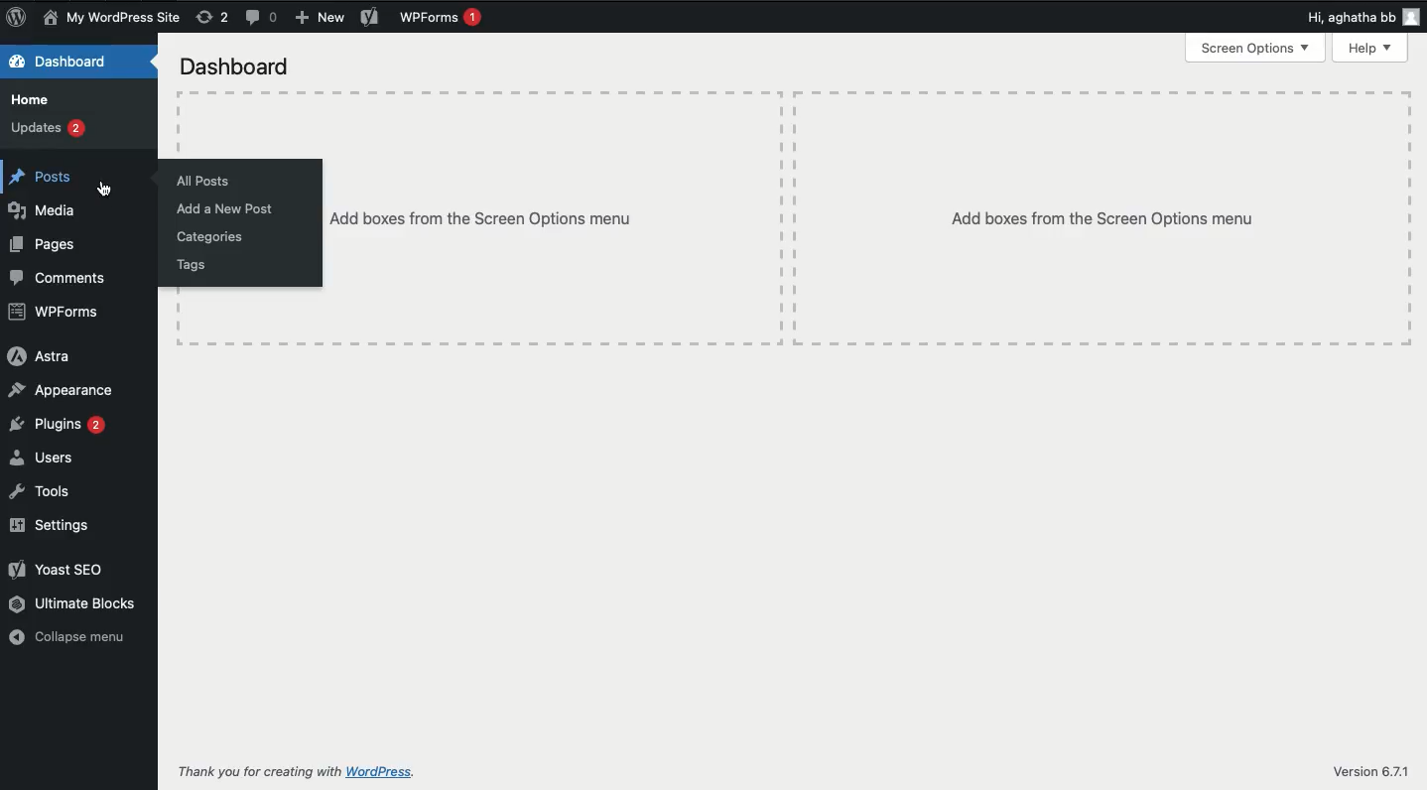  What do you see at coordinates (384, 771) in the screenshot?
I see `wordpress` at bounding box center [384, 771].